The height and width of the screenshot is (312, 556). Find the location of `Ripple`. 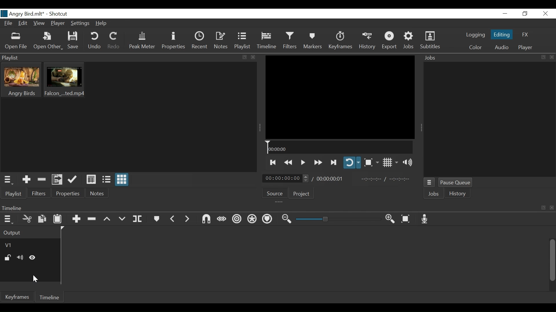

Ripple is located at coordinates (237, 220).